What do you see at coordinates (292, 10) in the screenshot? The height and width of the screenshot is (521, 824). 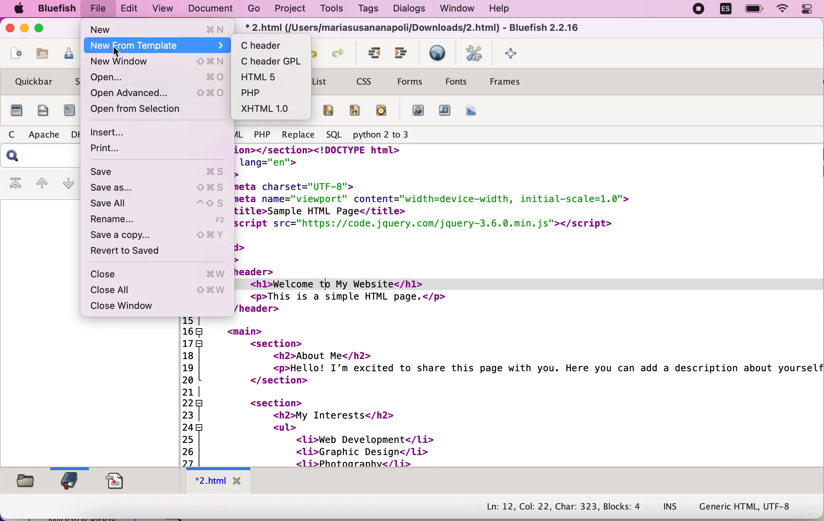 I see `project` at bounding box center [292, 10].